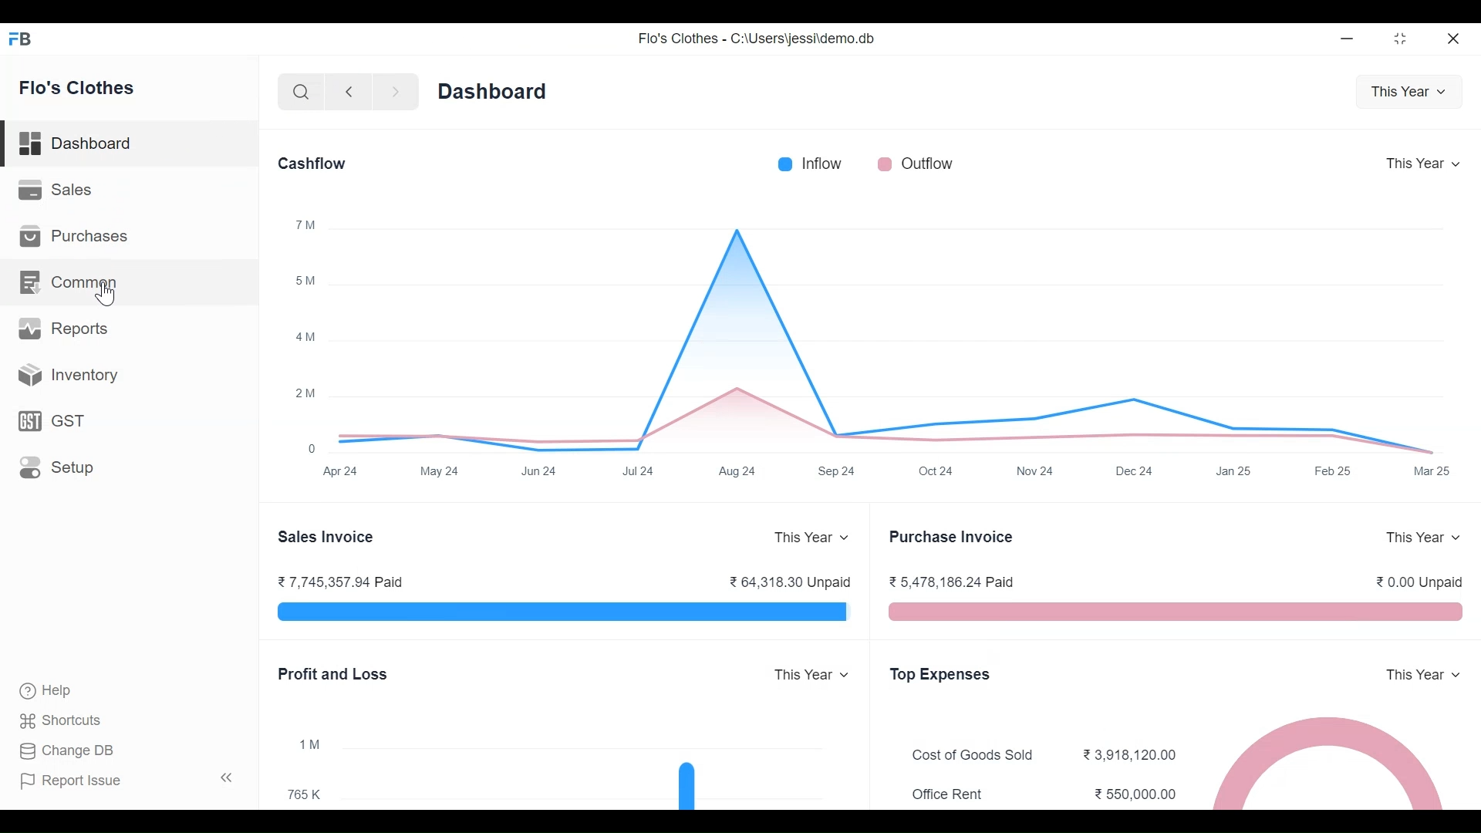  I want to click on 0, so click(313, 450).